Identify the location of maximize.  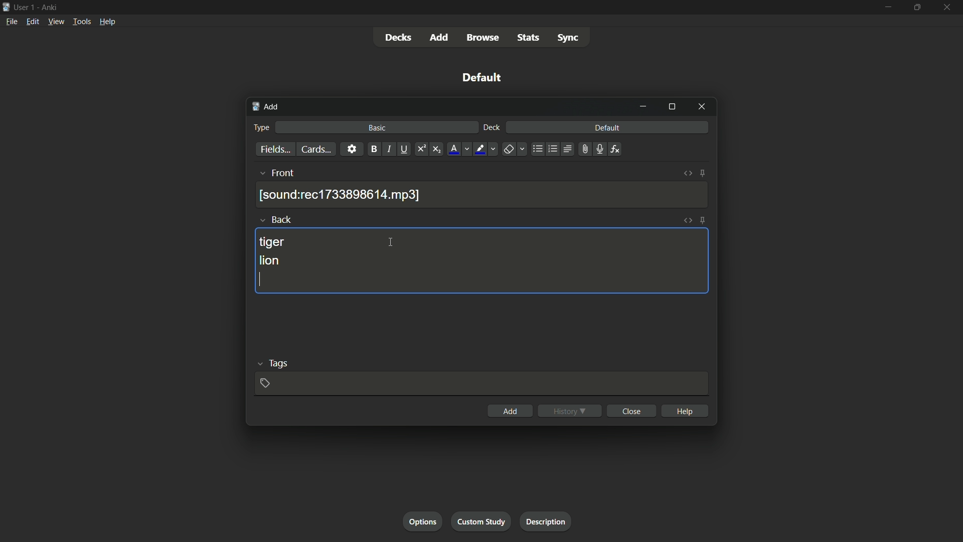
(672, 107).